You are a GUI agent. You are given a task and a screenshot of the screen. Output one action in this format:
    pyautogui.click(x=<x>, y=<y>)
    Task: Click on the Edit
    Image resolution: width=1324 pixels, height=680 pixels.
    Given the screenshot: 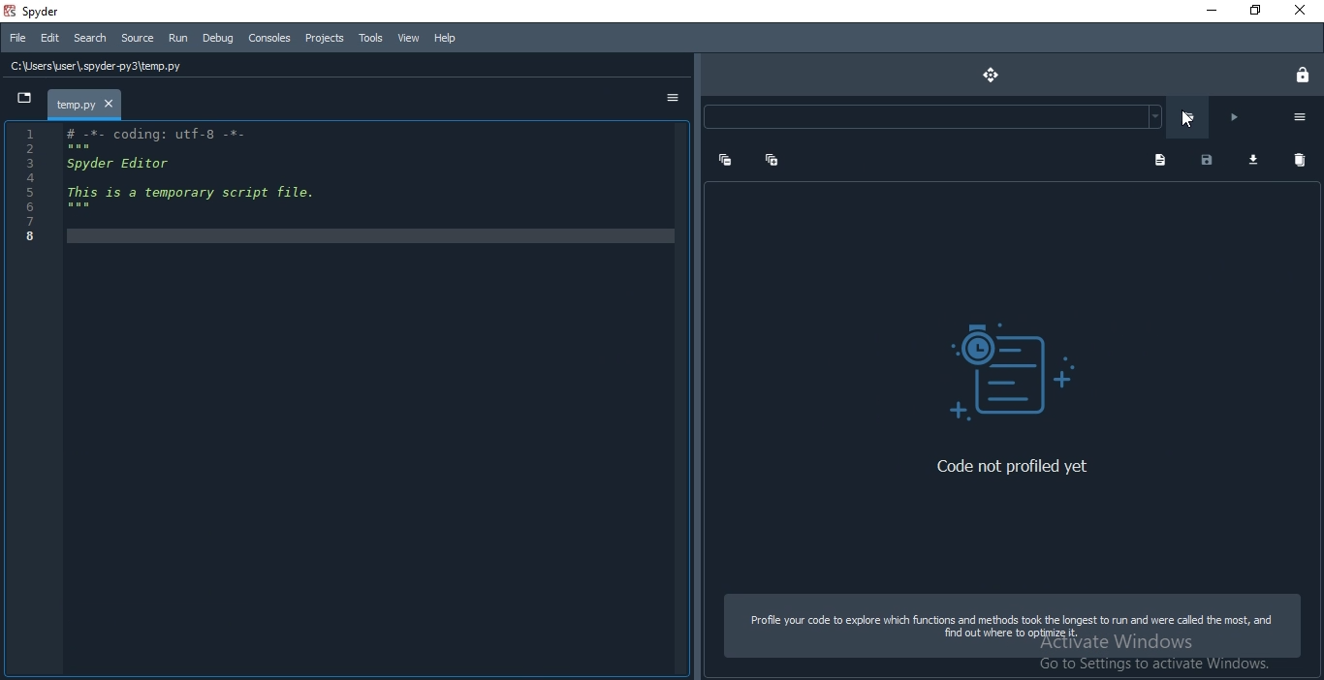 What is the action you would take?
    pyautogui.click(x=48, y=37)
    